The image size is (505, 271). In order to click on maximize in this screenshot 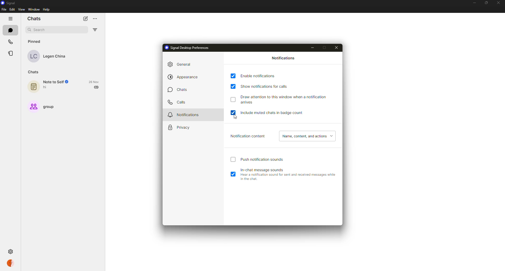, I will do `click(327, 48)`.